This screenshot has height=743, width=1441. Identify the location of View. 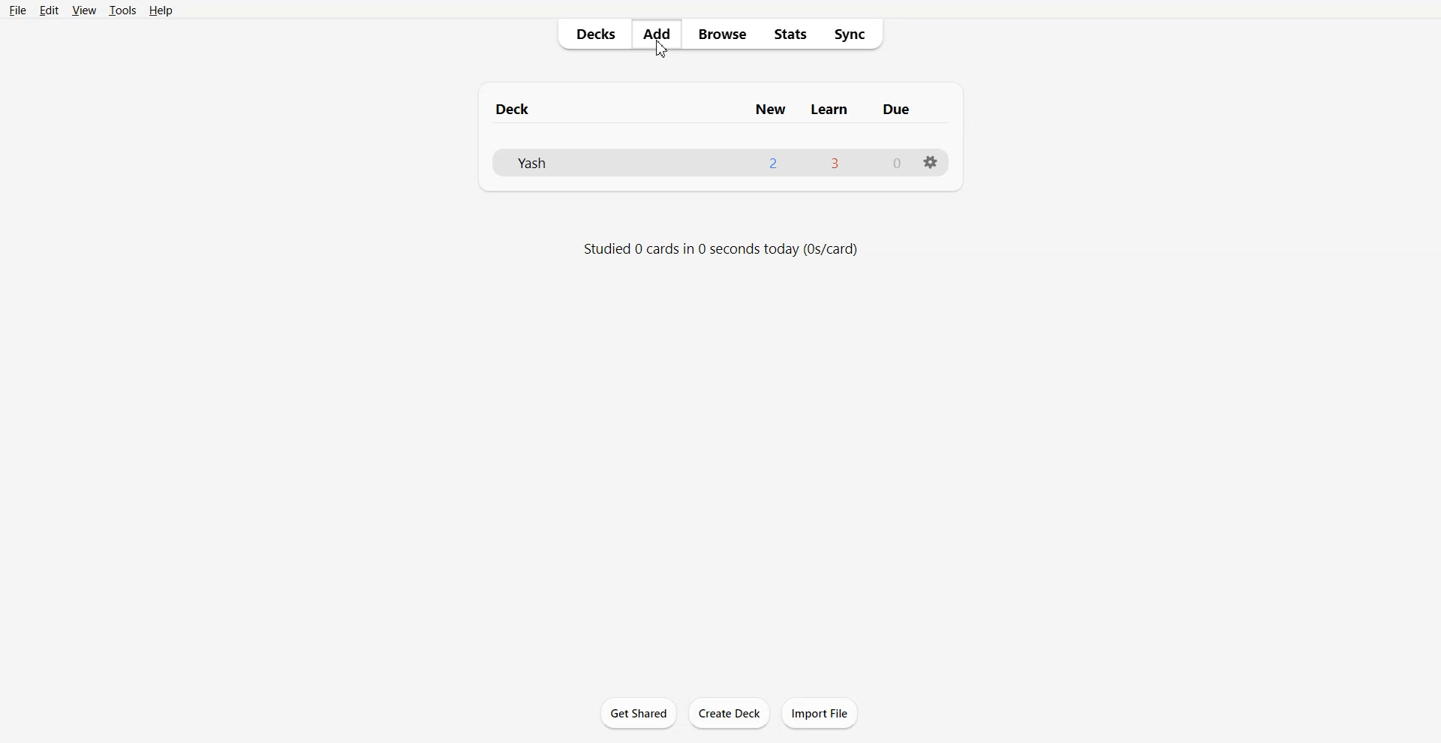
(83, 10).